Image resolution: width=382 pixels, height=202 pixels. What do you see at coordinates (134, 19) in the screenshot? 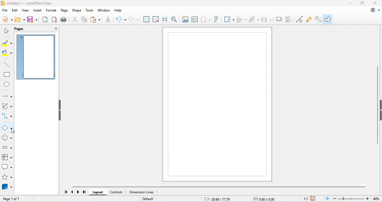
I see `redo` at bounding box center [134, 19].